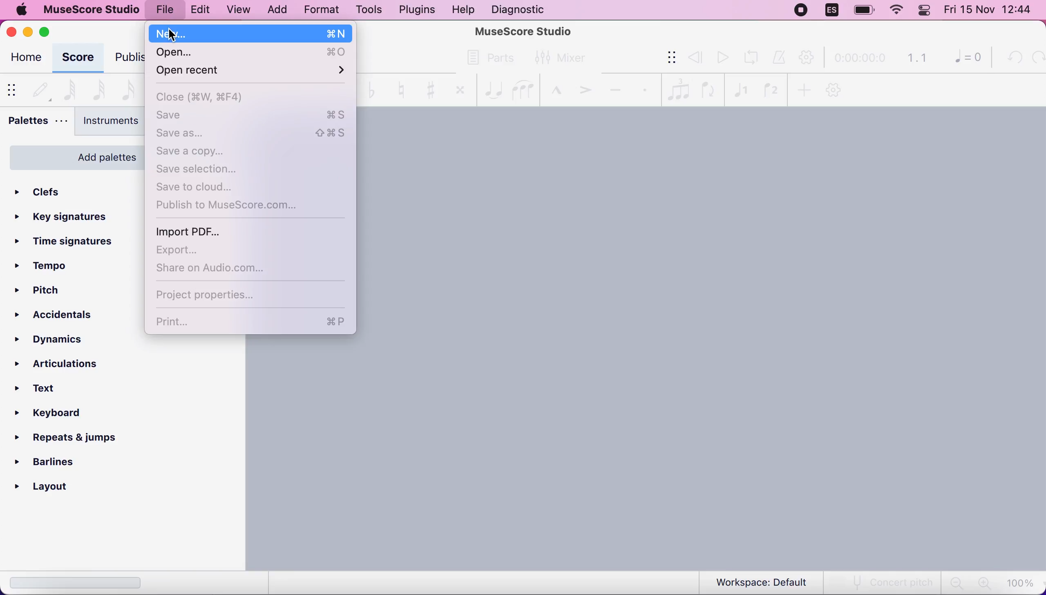  I want to click on tenuto, so click(615, 89).